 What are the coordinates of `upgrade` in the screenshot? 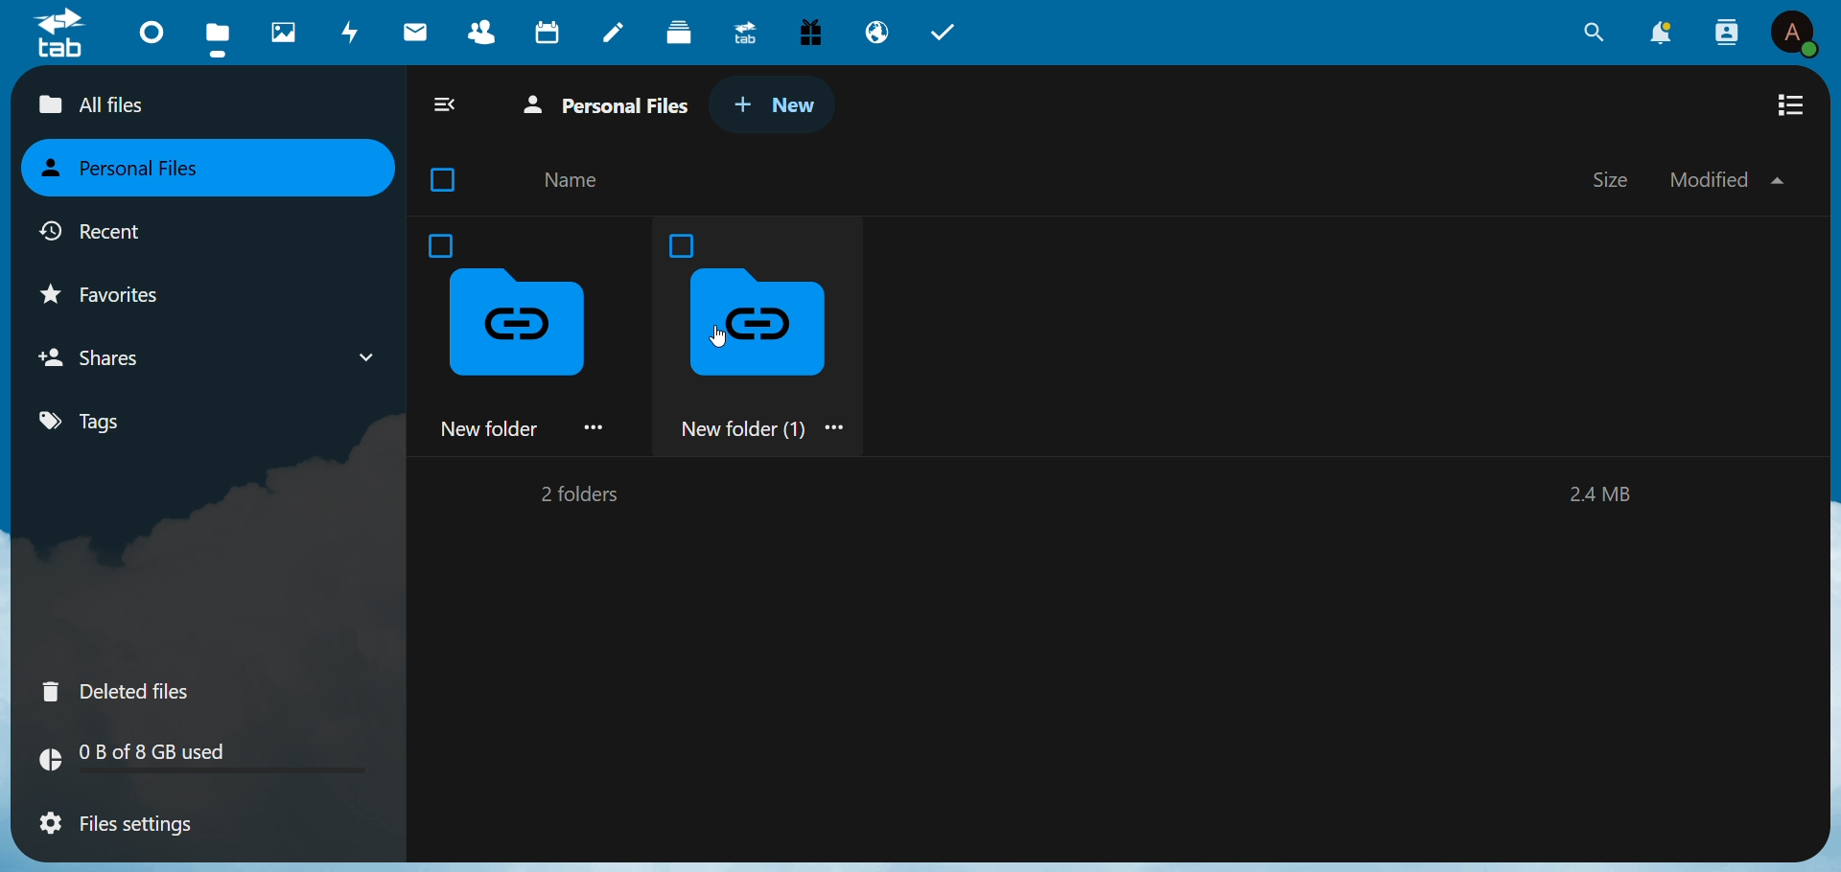 It's located at (743, 34).